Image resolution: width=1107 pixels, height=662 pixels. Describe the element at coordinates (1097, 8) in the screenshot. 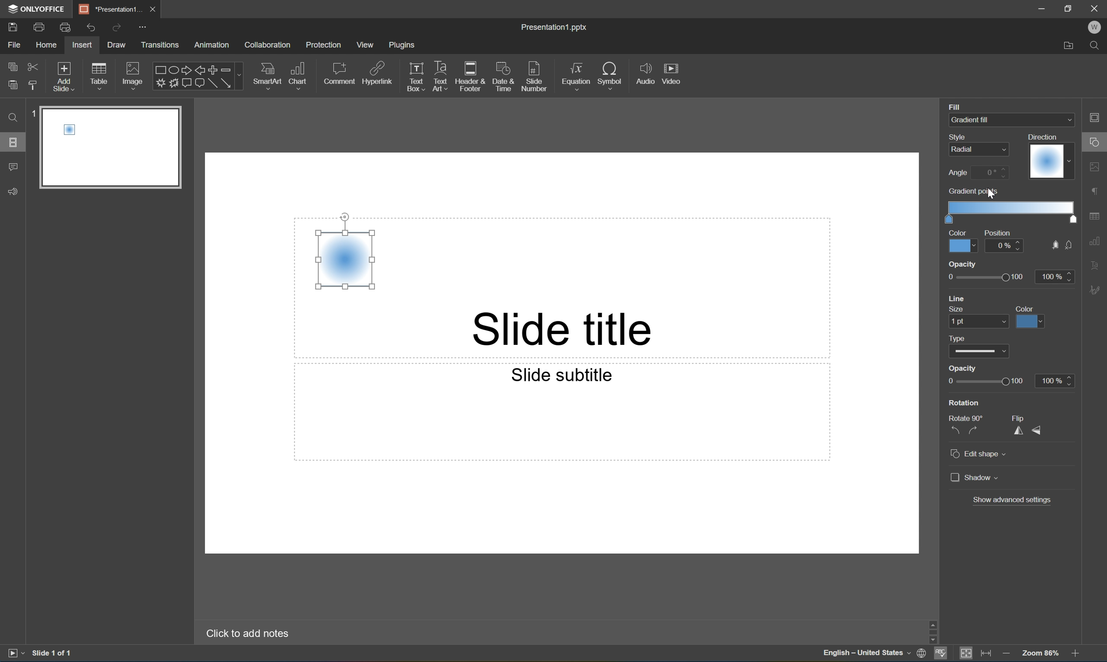

I see `Close` at that location.